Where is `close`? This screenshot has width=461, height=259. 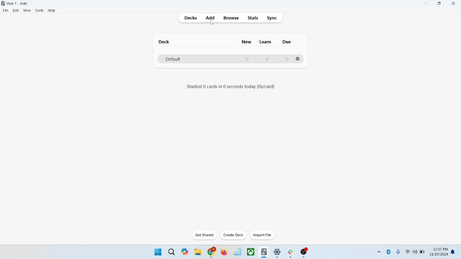 close is located at coordinates (455, 4).